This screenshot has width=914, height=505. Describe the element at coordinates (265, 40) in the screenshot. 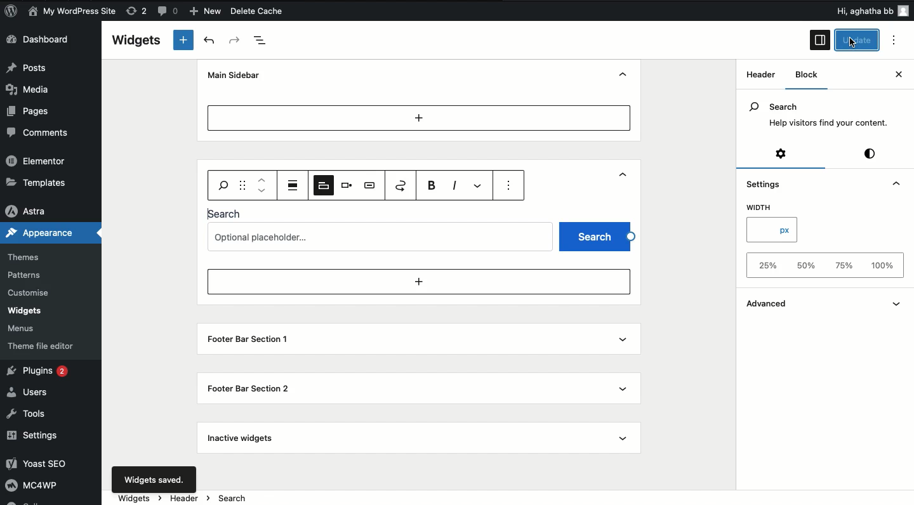

I see `Document overview` at that location.